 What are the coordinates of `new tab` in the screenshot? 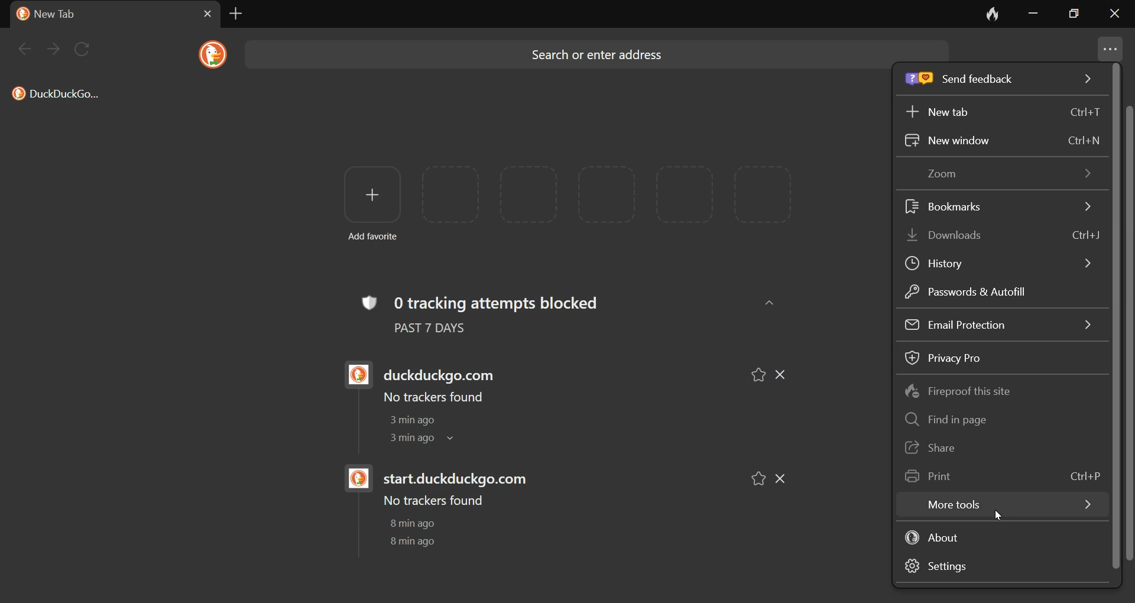 It's located at (59, 13).